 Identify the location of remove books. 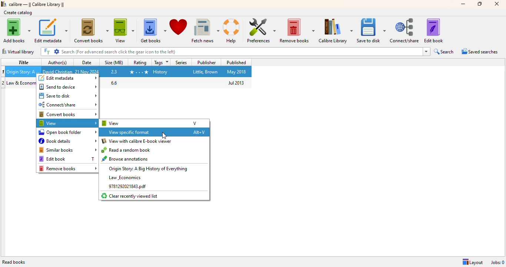
(68, 168).